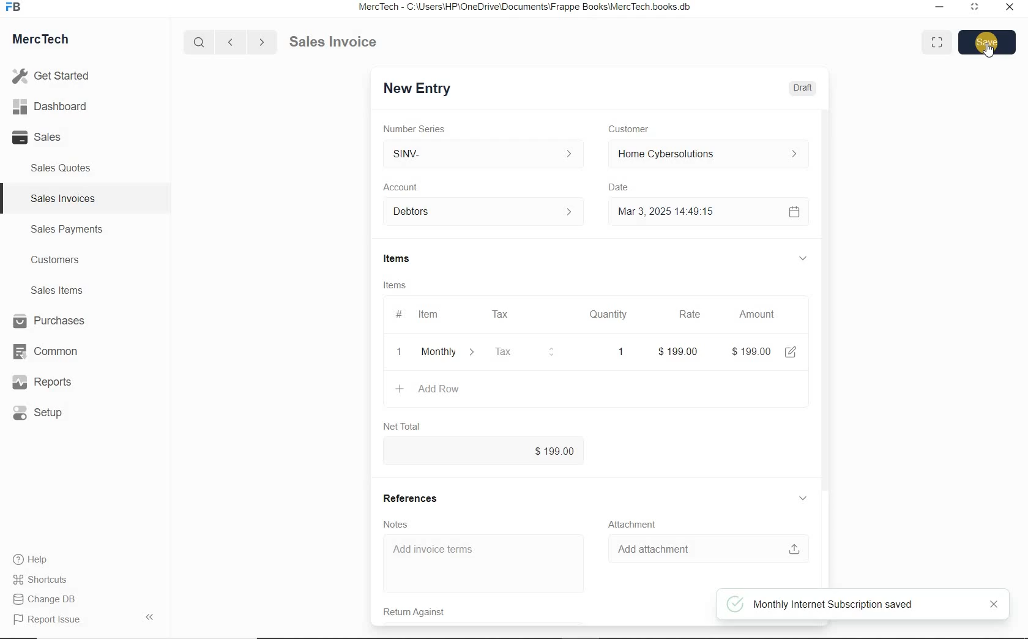 This screenshot has width=1028, height=639. I want to click on Items, so click(403, 260).